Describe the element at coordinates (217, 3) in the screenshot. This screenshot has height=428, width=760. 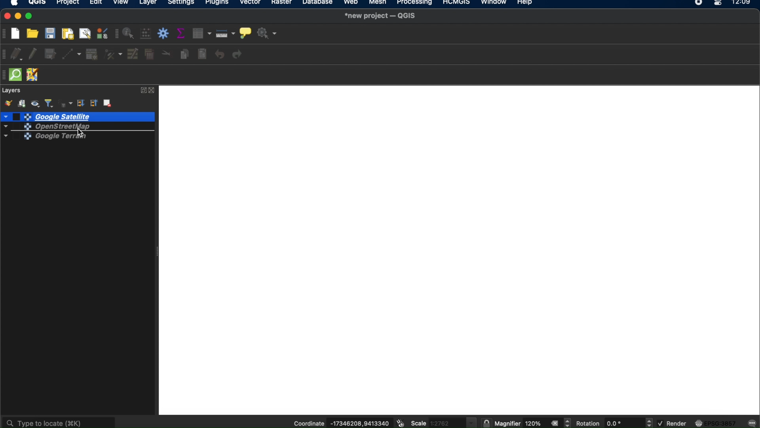
I see `plugins` at that location.